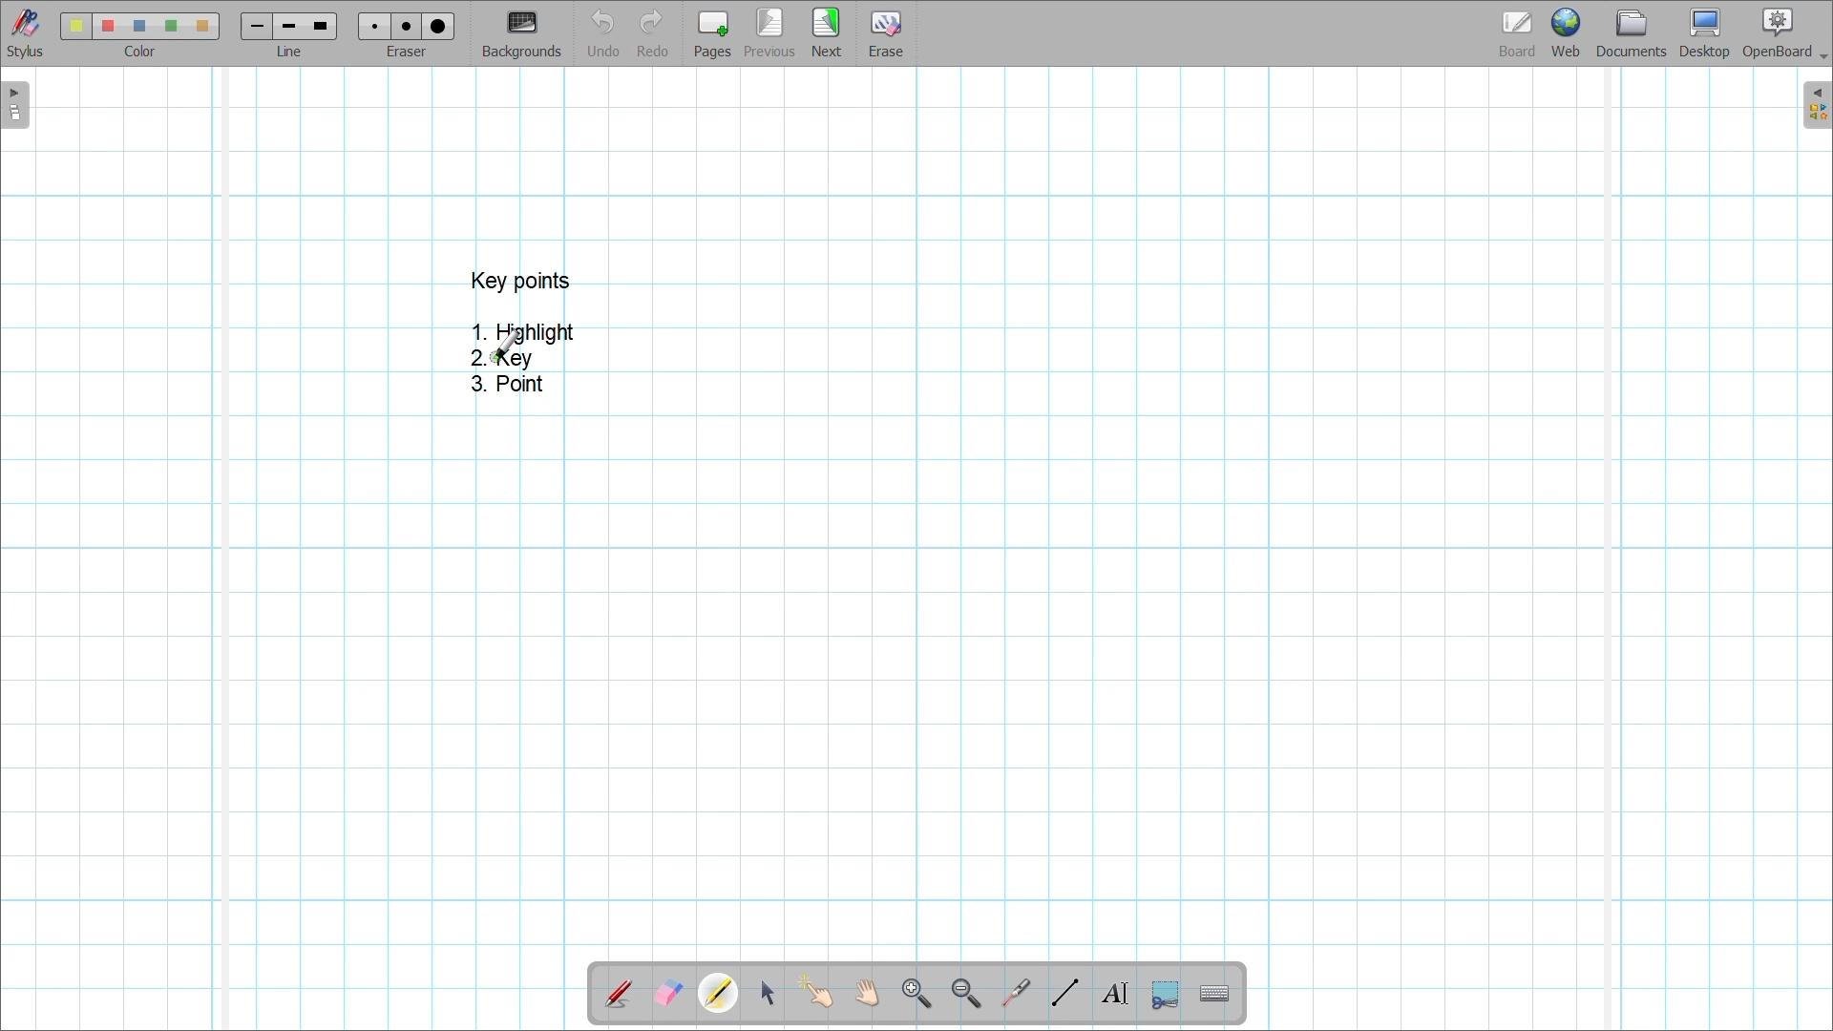 The image size is (1833, 1031). What do you see at coordinates (1015, 994) in the screenshot?
I see `Use virtual laser` at bounding box center [1015, 994].